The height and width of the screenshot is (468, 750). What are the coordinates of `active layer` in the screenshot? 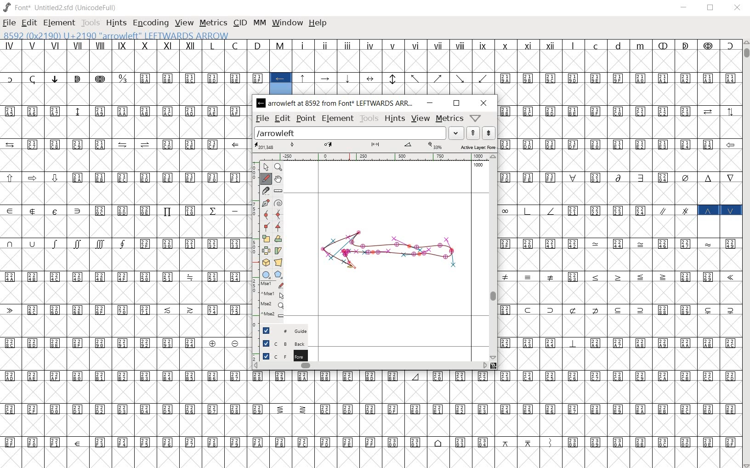 It's located at (375, 146).